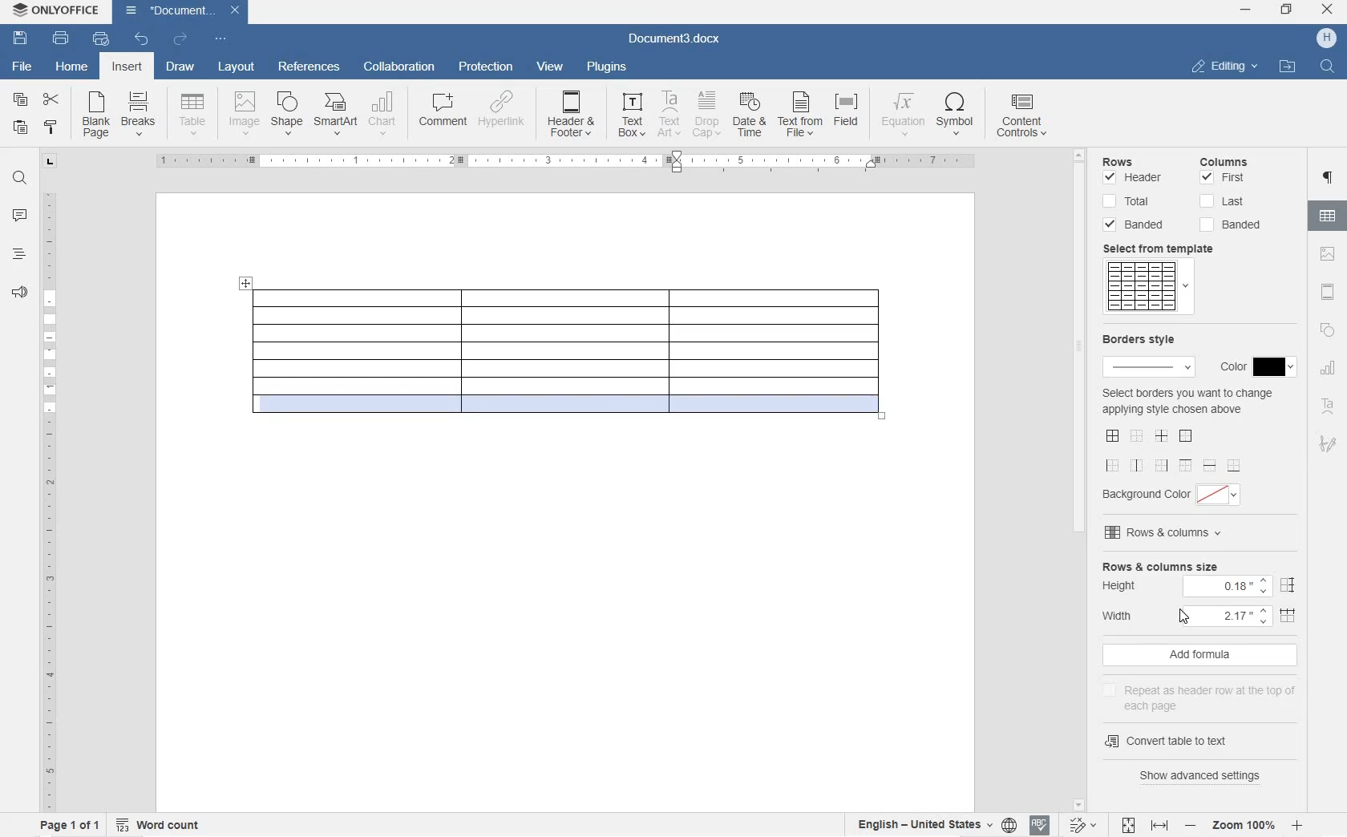 The width and height of the screenshot is (1347, 837). What do you see at coordinates (1201, 565) in the screenshot?
I see `rows & columns size` at bounding box center [1201, 565].